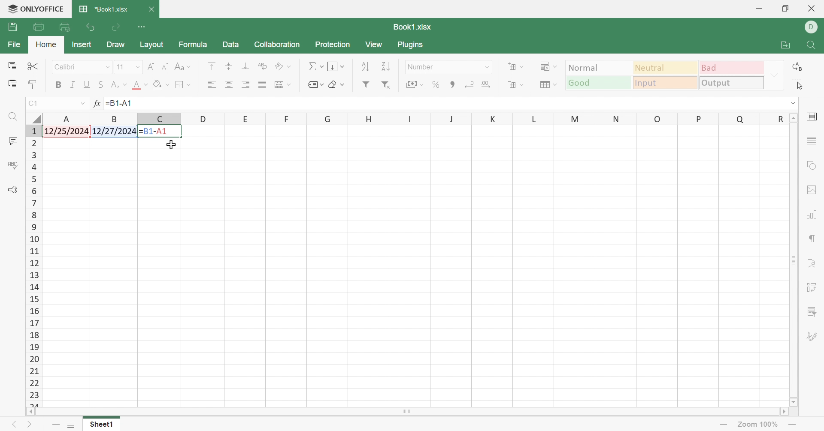 The image size is (824, 431). Describe the element at coordinates (138, 67) in the screenshot. I see `Drop Down` at that location.